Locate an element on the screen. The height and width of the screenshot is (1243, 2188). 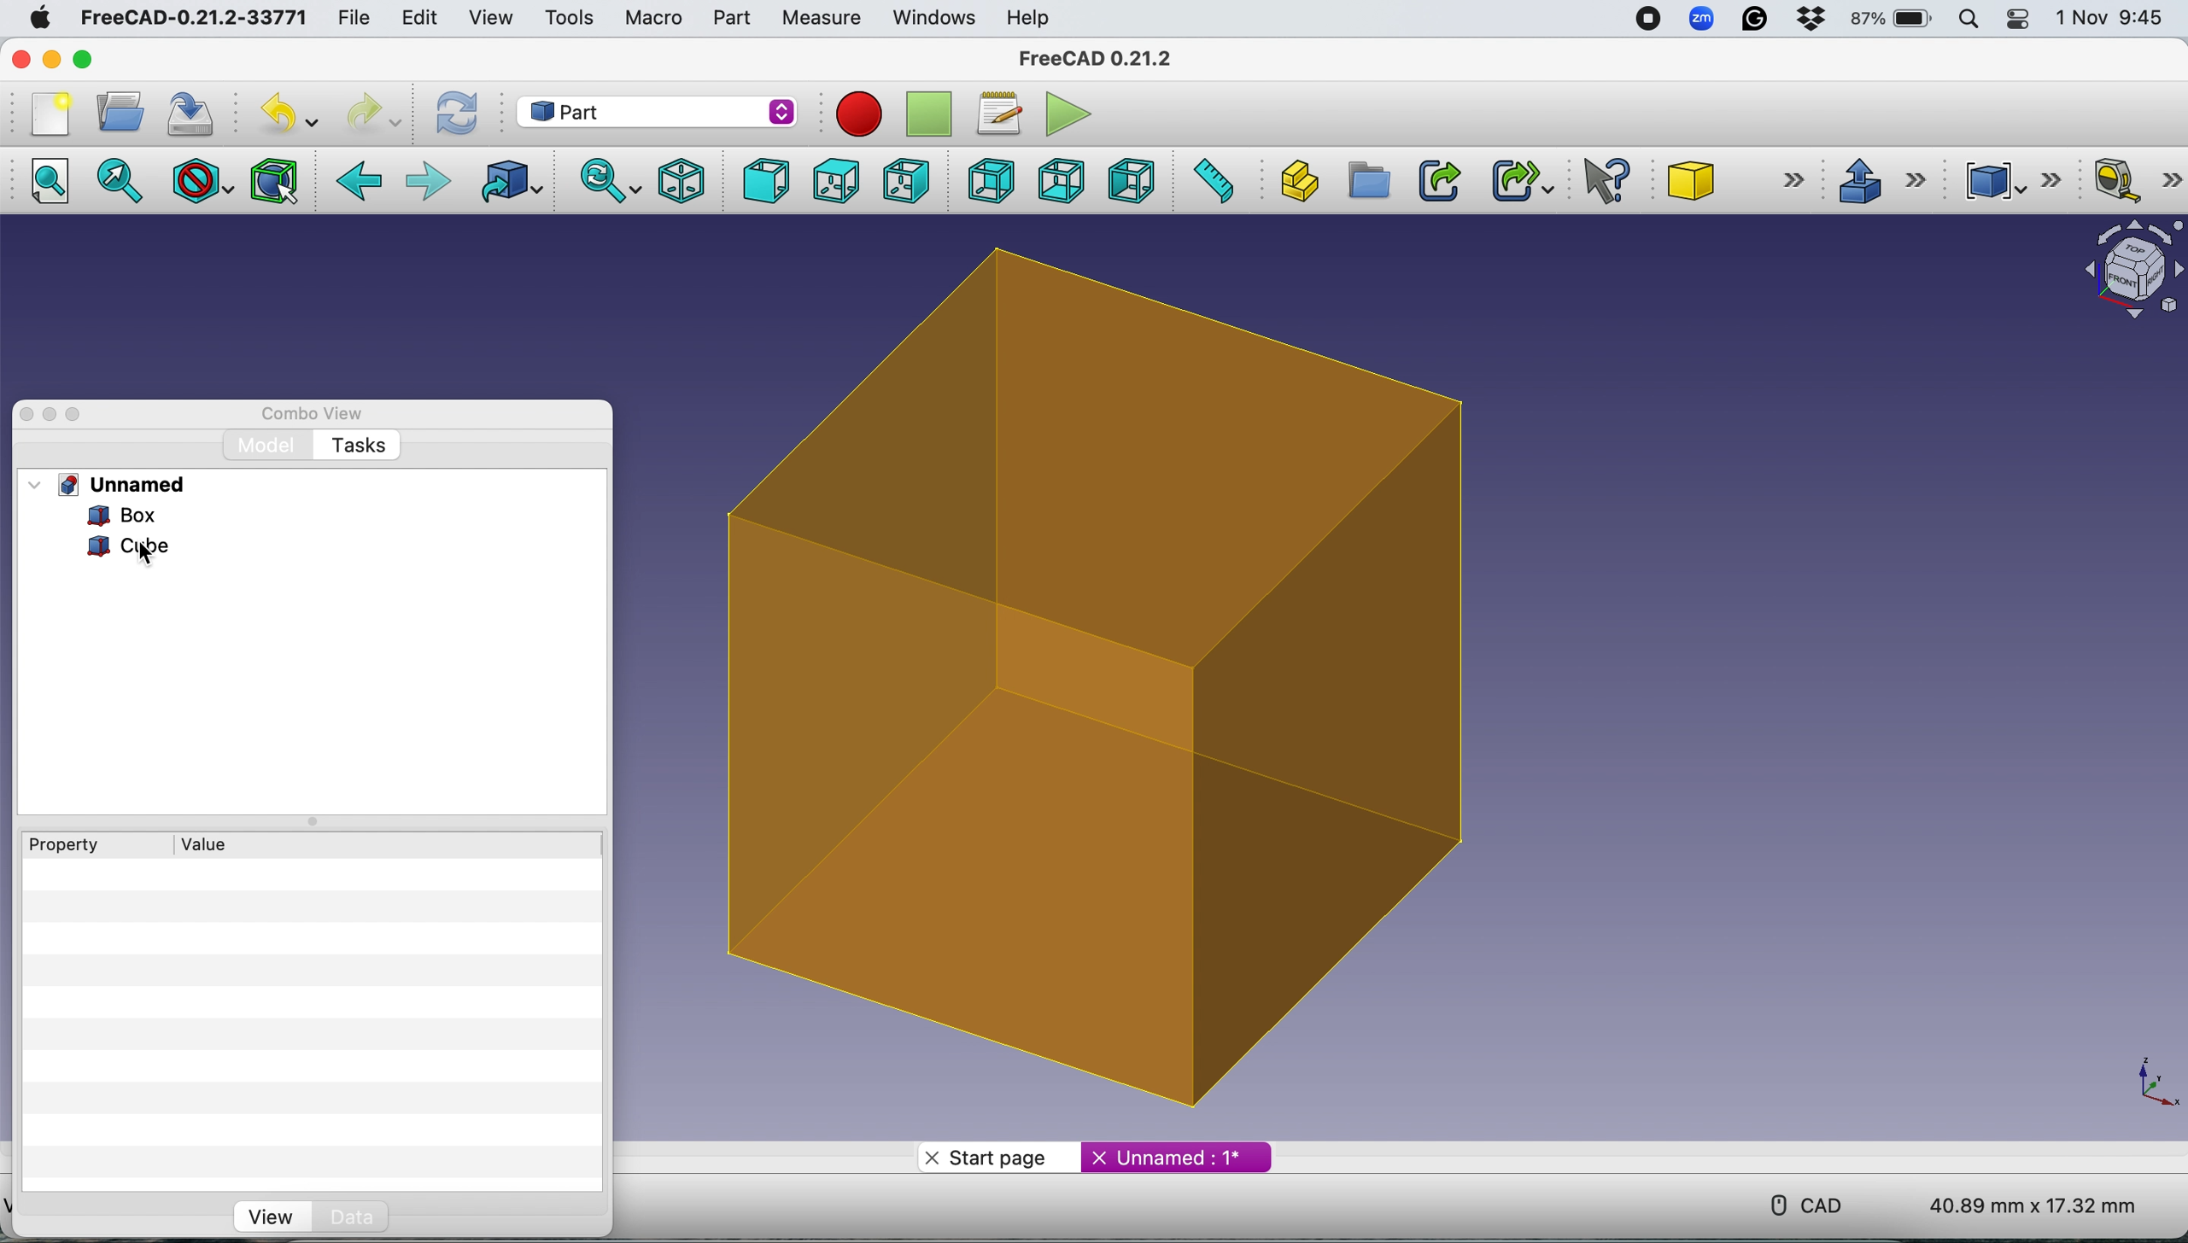
Help is located at coordinates (1029, 17).